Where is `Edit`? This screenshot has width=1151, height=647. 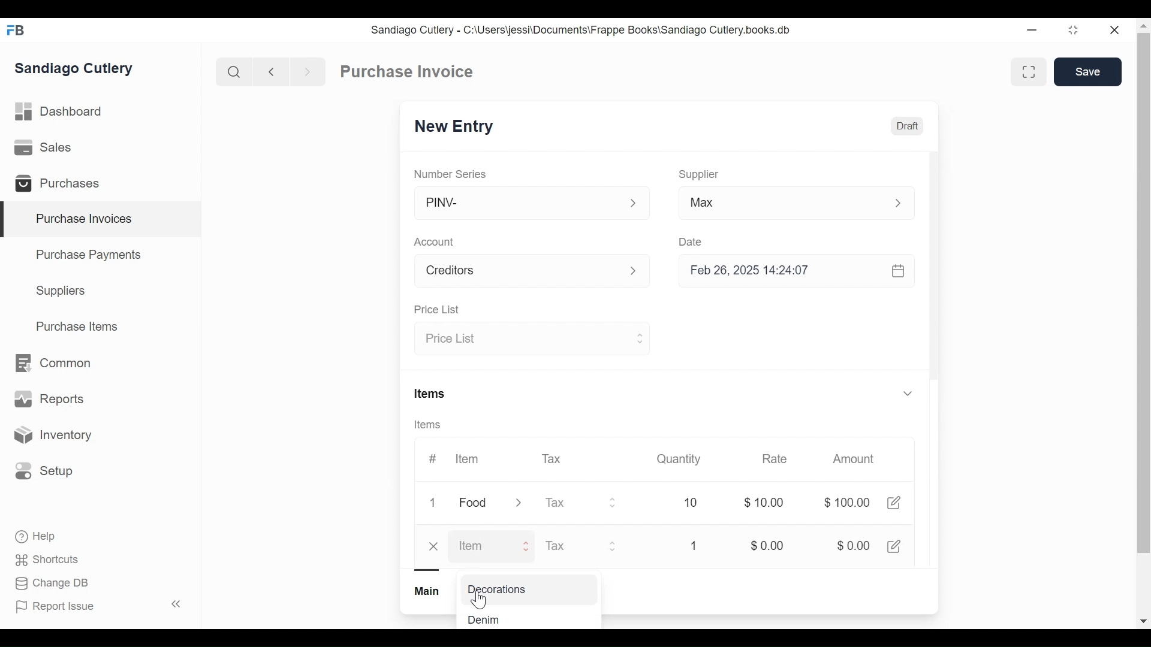
Edit is located at coordinates (896, 545).